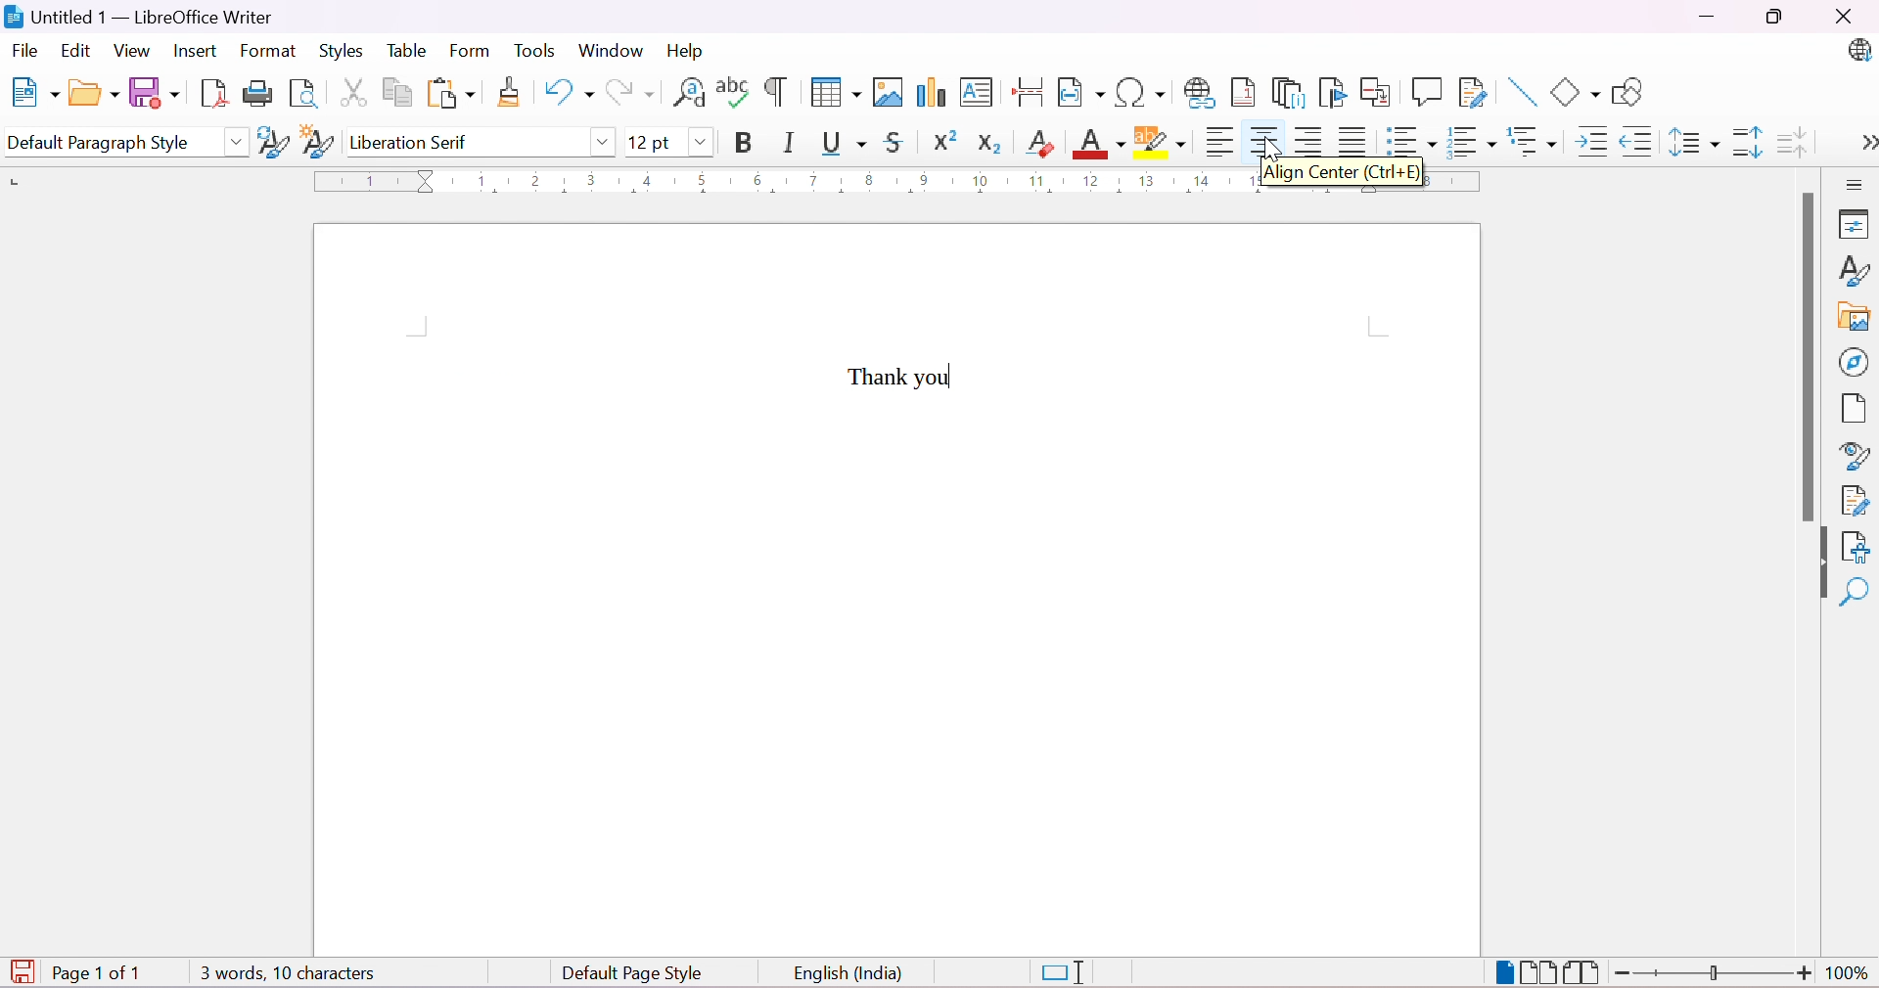  What do you see at coordinates (269, 145) in the screenshot?
I see `Update Selected Style` at bounding box center [269, 145].